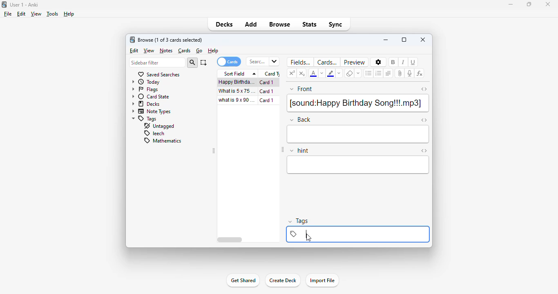 The width and height of the screenshot is (558, 294). I want to click on text color, so click(314, 73).